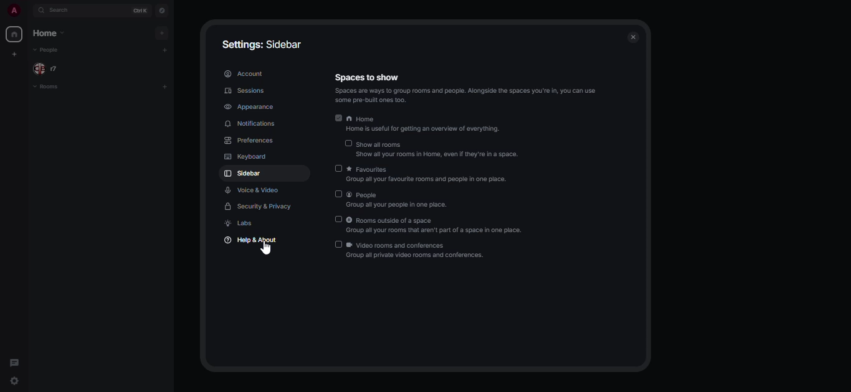 This screenshot has width=851, height=392. I want to click on profile, so click(16, 10).